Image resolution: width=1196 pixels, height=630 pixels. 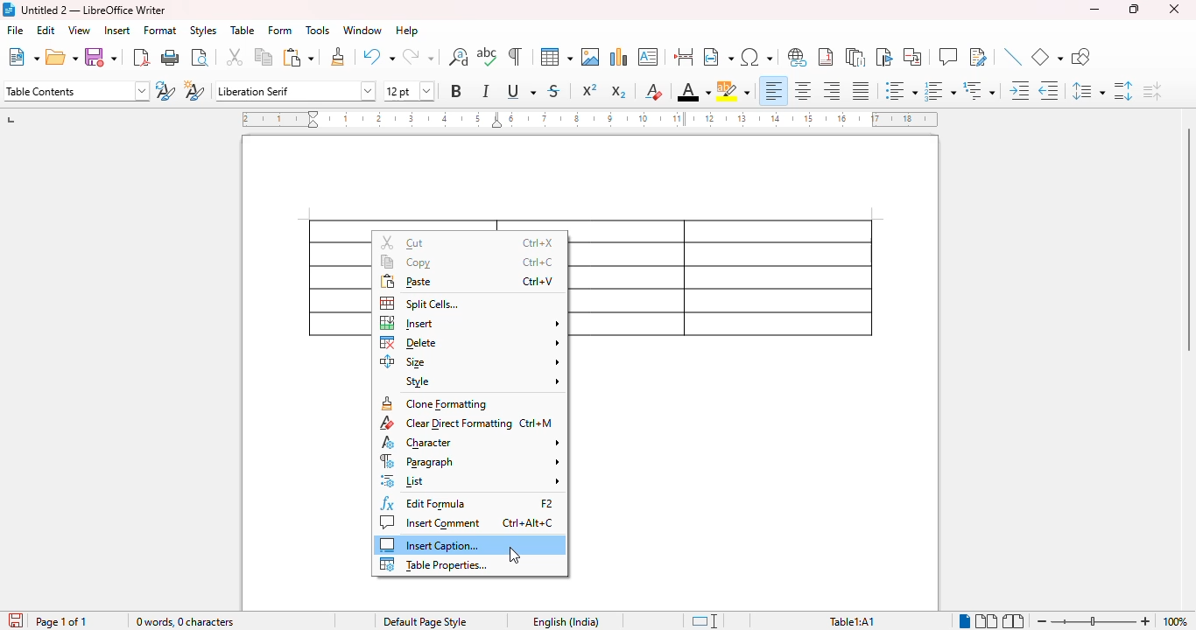 What do you see at coordinates (468, 283) in the screenshot?
I see `paste` at bounding box center [468, 283].